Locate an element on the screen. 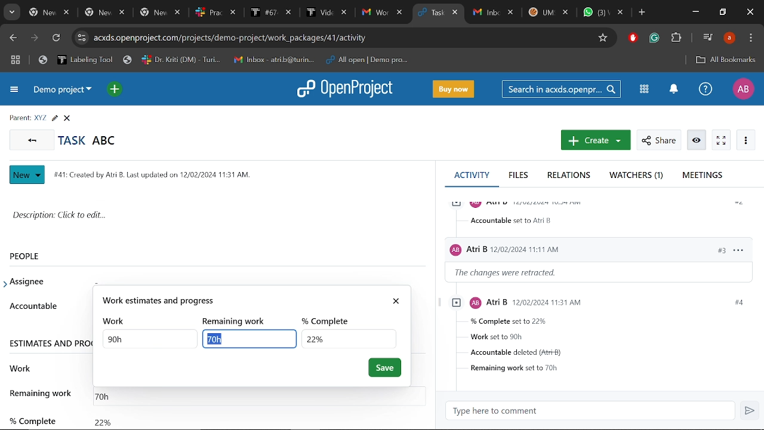  work estimate and progress is located at coordinates (241, 300).